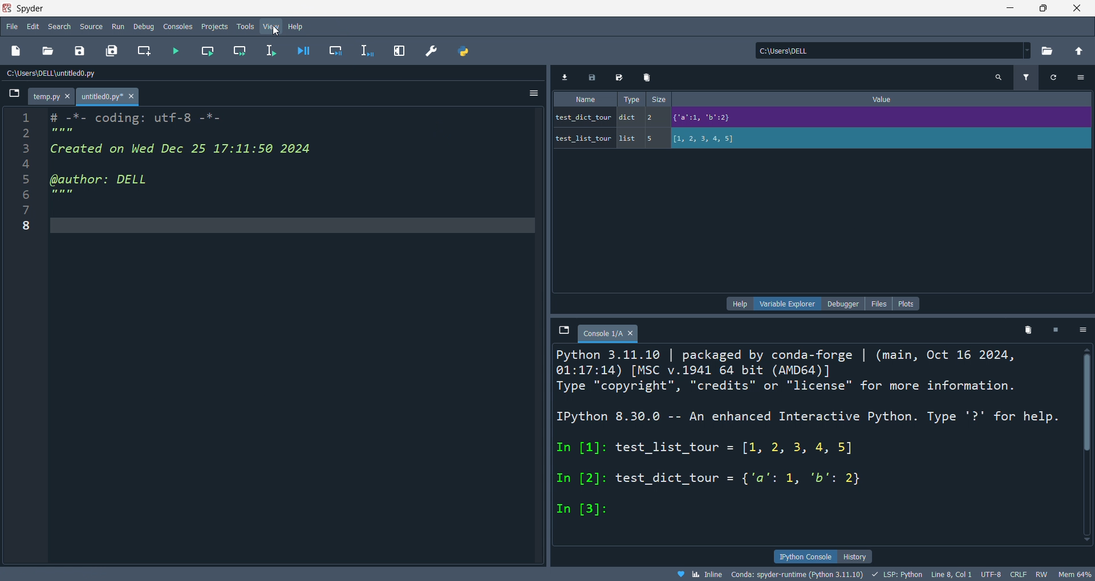  What do you see at coordinates (273, 52) in the screenshot?
I see `run line` at bounding box center [273, 52].